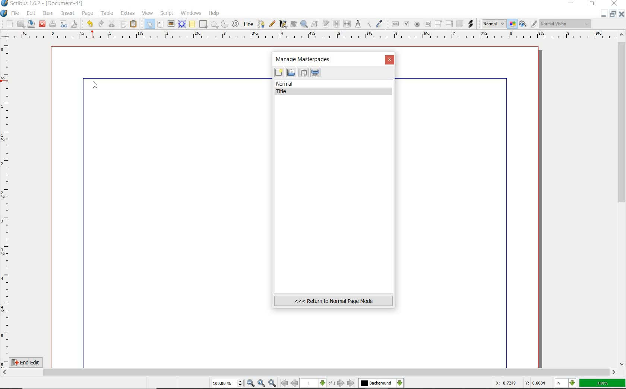  Describe the element at coordinates (326, 25) in the screenshot. I see `edit text with story editor` at that location.